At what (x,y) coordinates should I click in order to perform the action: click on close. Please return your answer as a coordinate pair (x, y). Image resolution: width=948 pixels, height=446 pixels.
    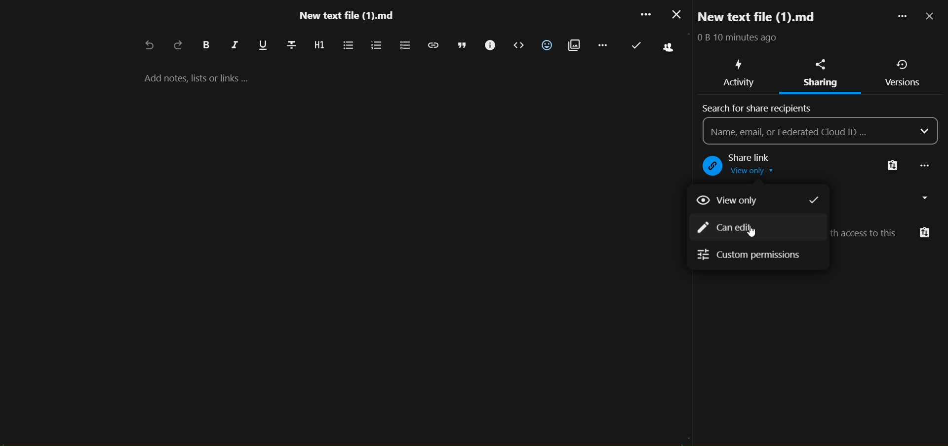
    Looking at the image, I should click on (674, 14).